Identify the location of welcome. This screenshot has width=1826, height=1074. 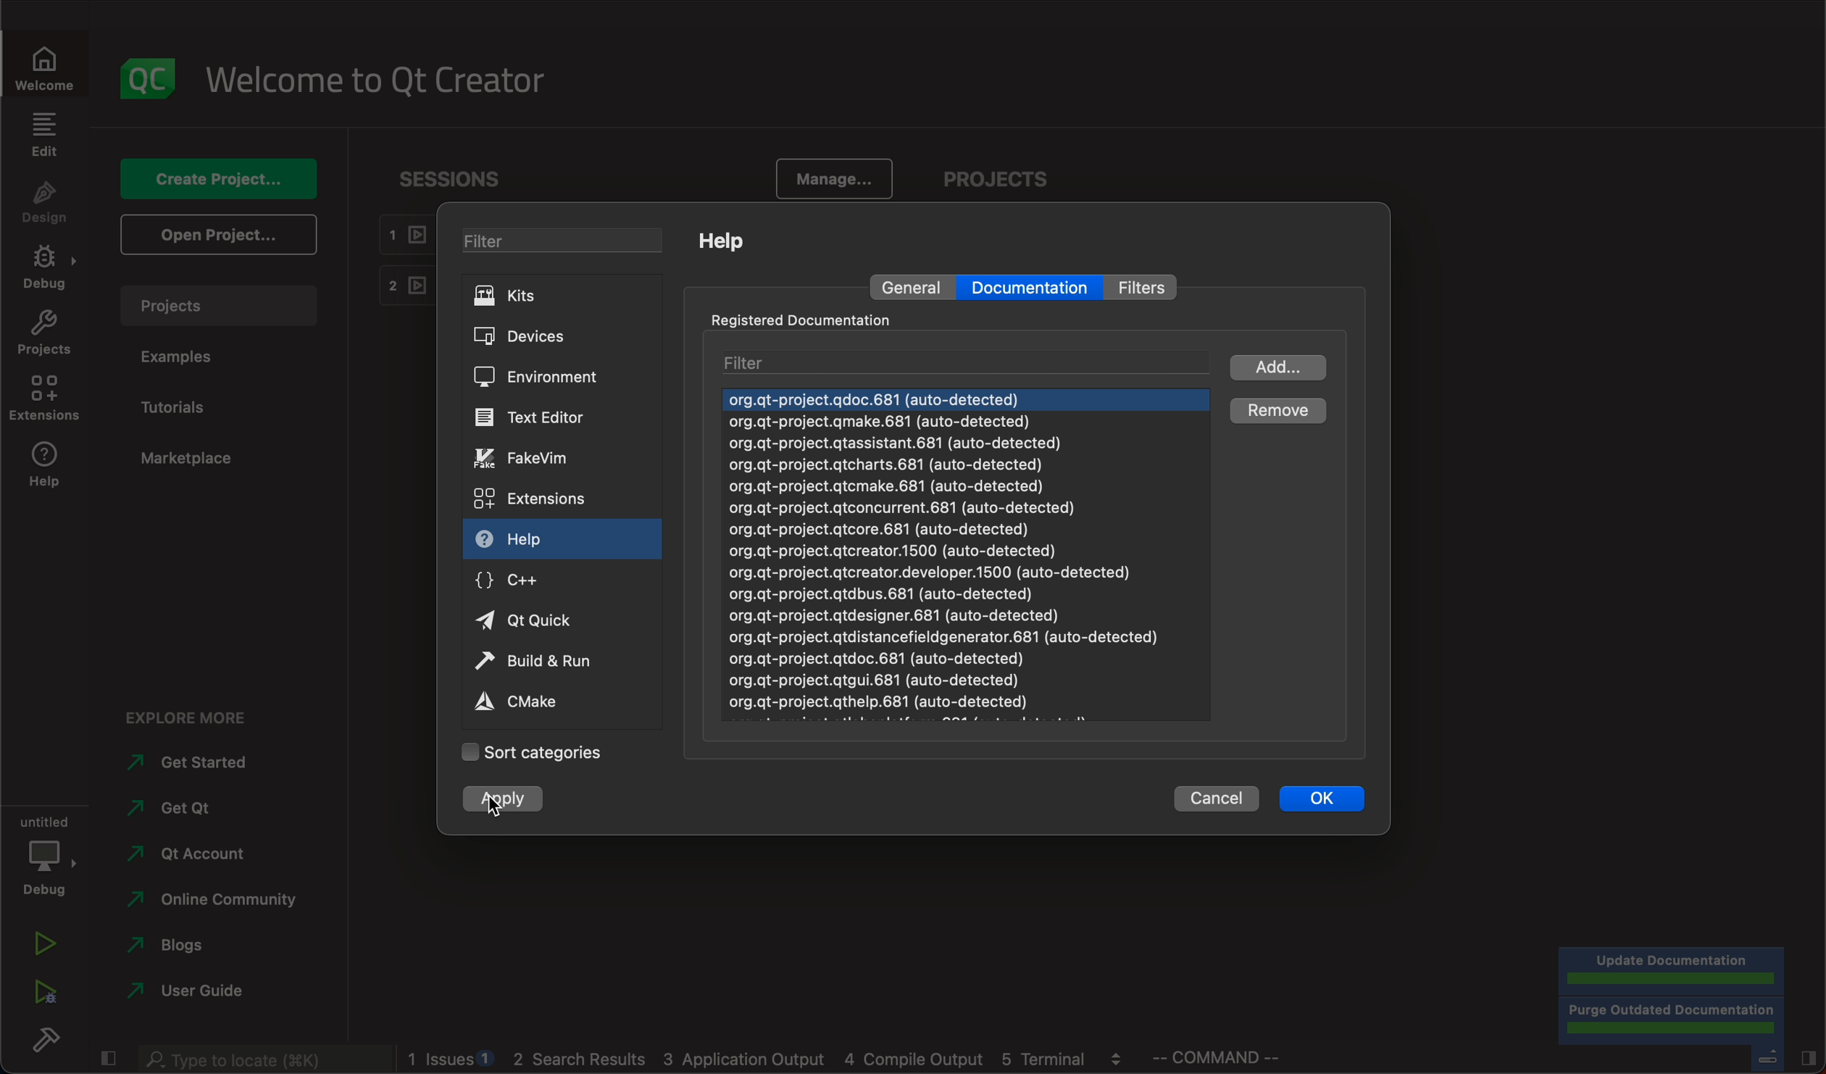
(376, 80).